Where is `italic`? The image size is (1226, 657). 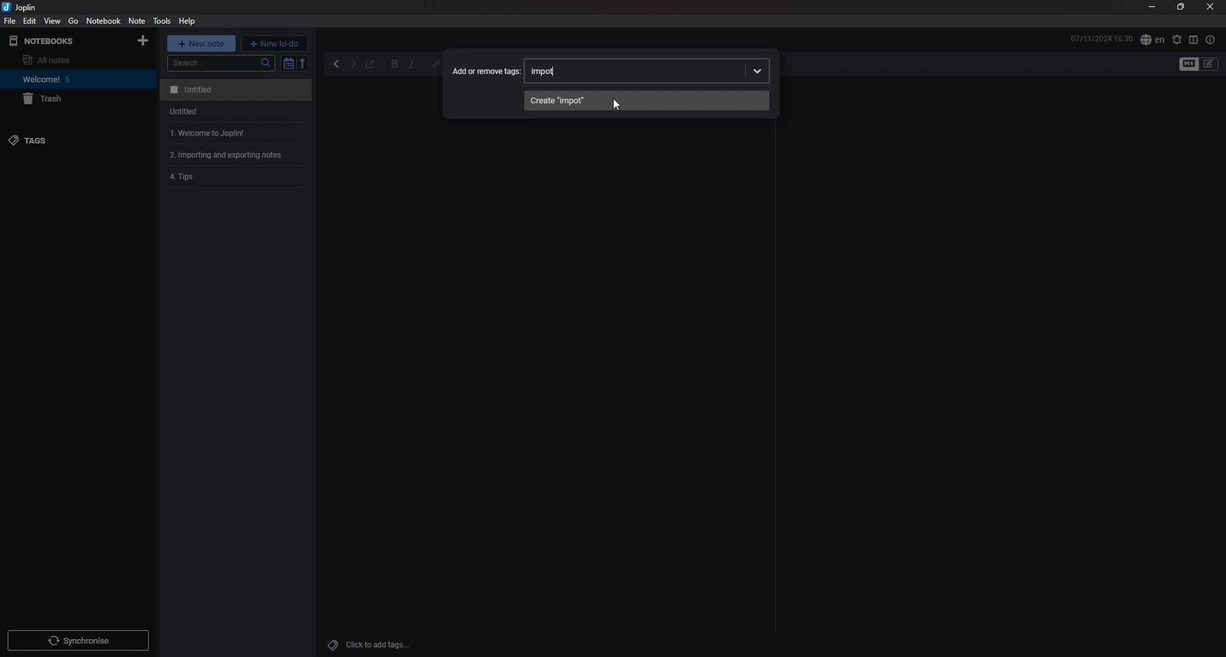
italic is located at coordinates (411, 65).